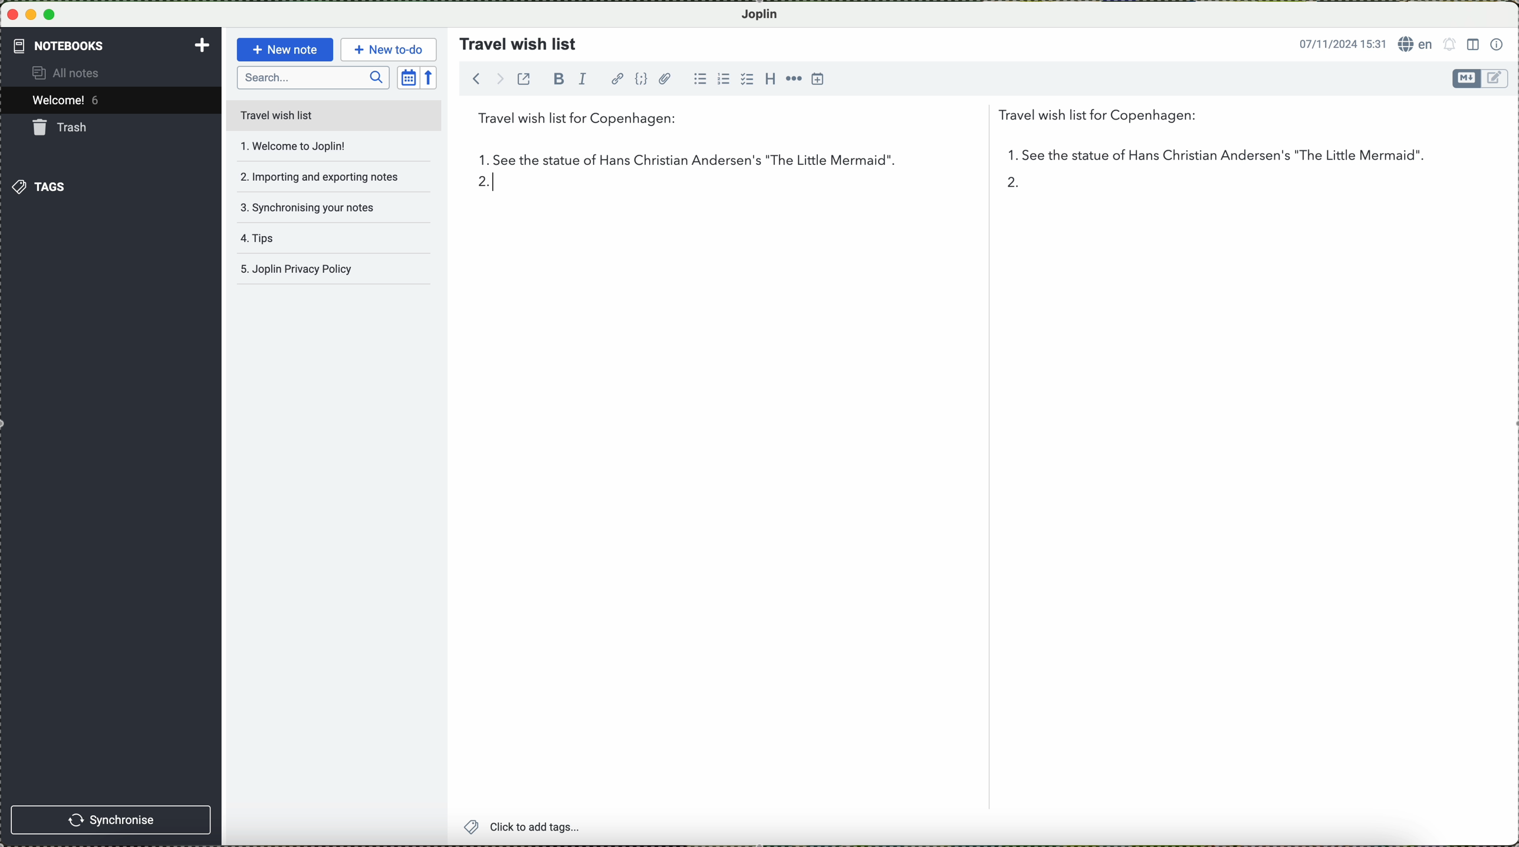 The width and height of the screenshot is (1519, 847). What do you see at coordinates (938, 160) in the screenshot?
I see `first point` at bounding box center [938, 160].